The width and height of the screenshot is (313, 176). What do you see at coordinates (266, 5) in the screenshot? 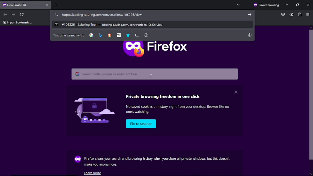
I see `private browsing` at bounding box center [266, 5].